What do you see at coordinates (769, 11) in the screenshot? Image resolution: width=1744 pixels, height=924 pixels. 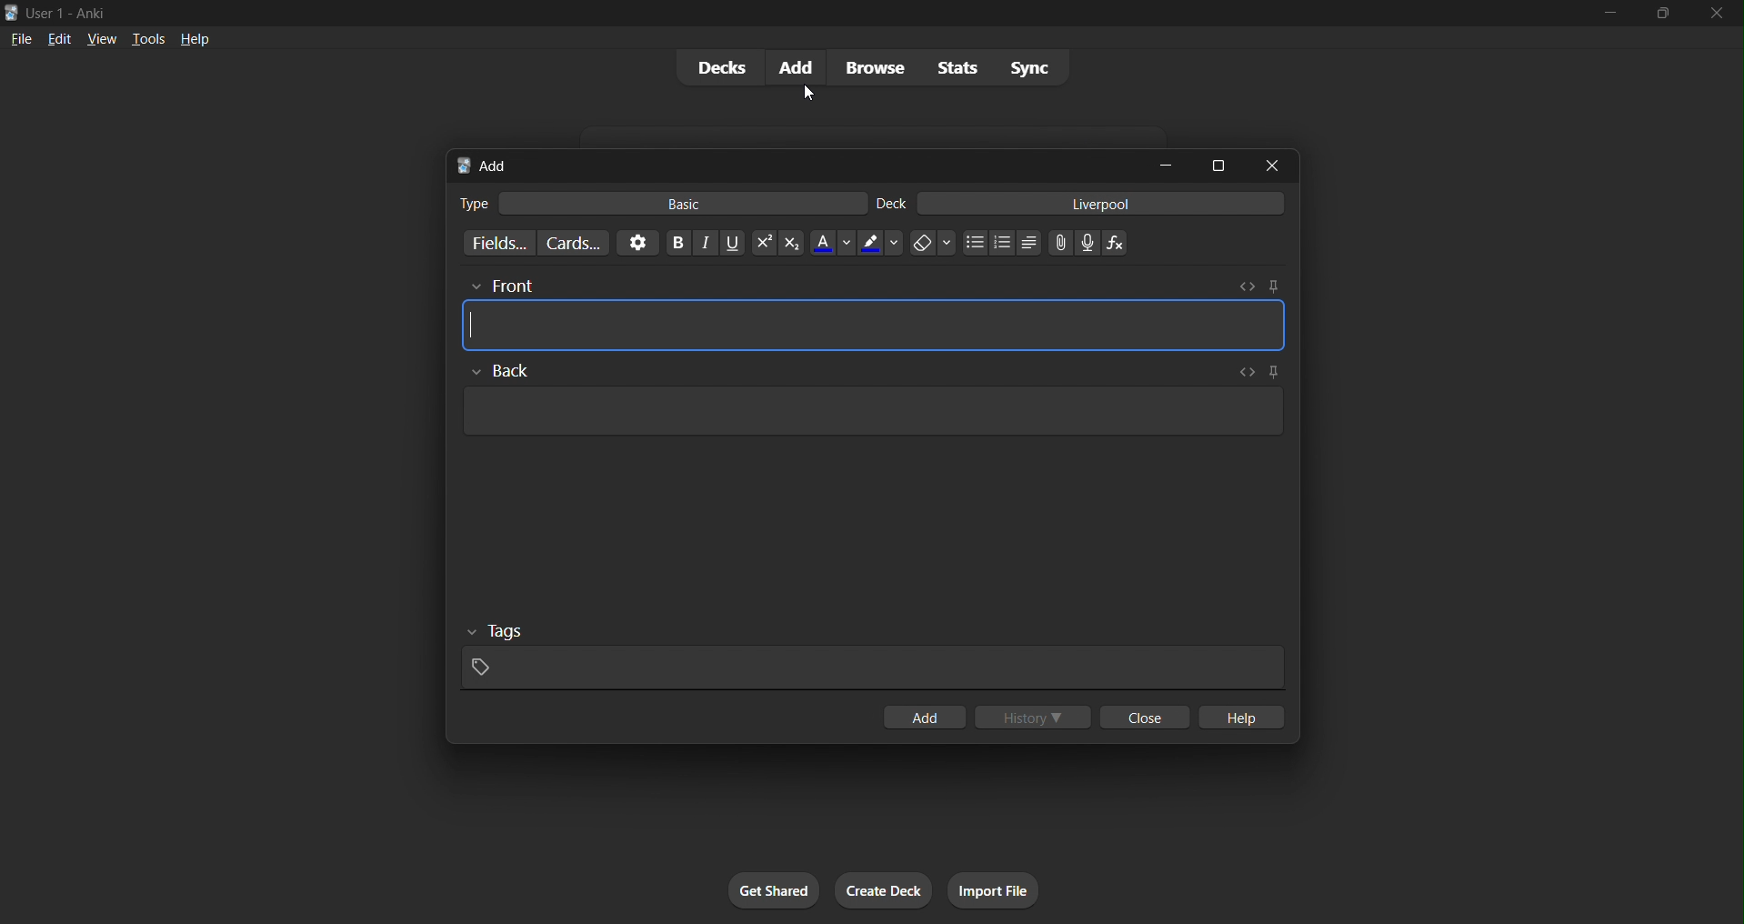 I see `title bar` at bounding box center [769, 11].